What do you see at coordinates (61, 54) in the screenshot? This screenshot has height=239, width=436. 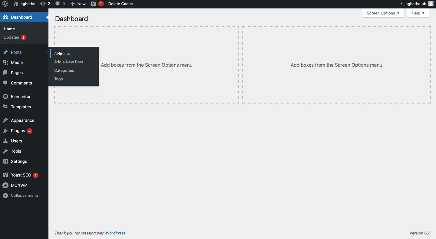 I see `Cursor` at bounding box center [61, 54].